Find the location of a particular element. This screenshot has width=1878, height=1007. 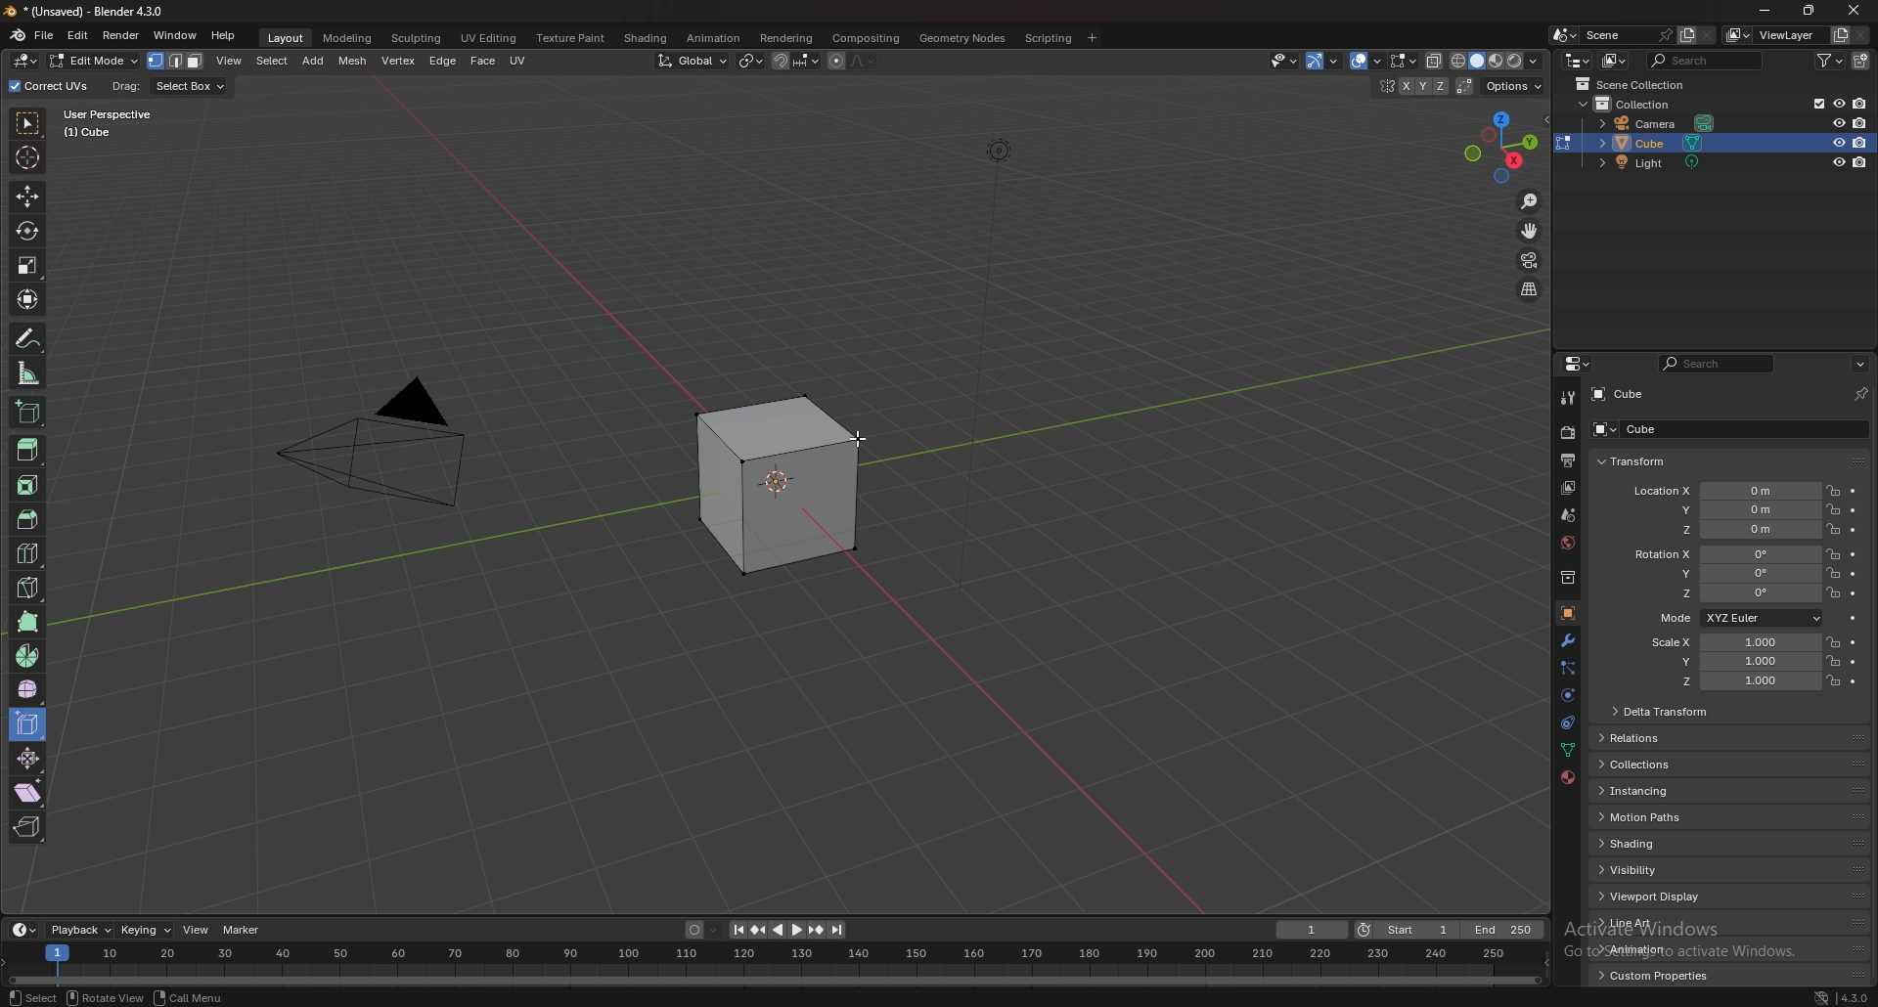

search is located at coordinates (1706, 60).